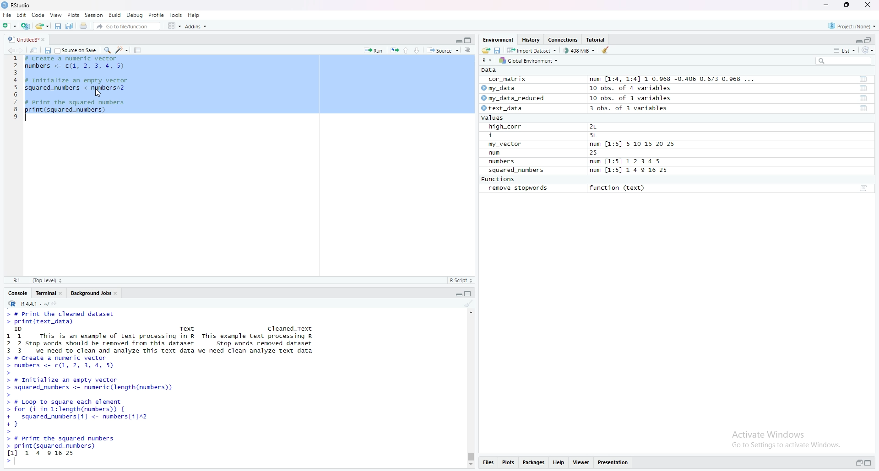 The height and width of the screenshot is (471, 879). What do you see at coordinates (607, 50) in the screenshot?
I see `clear objects` at bounding box center [607, 50].